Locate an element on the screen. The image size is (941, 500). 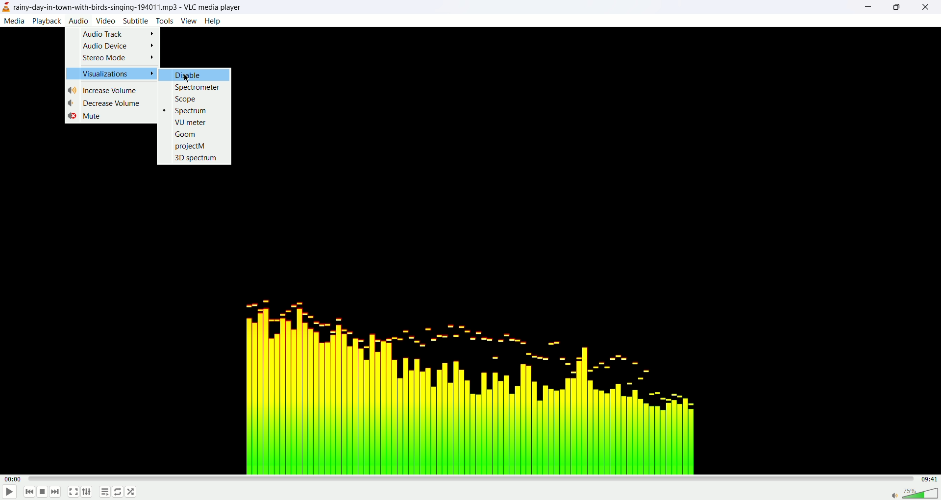
subtitle is located at coordinates (136, 21).